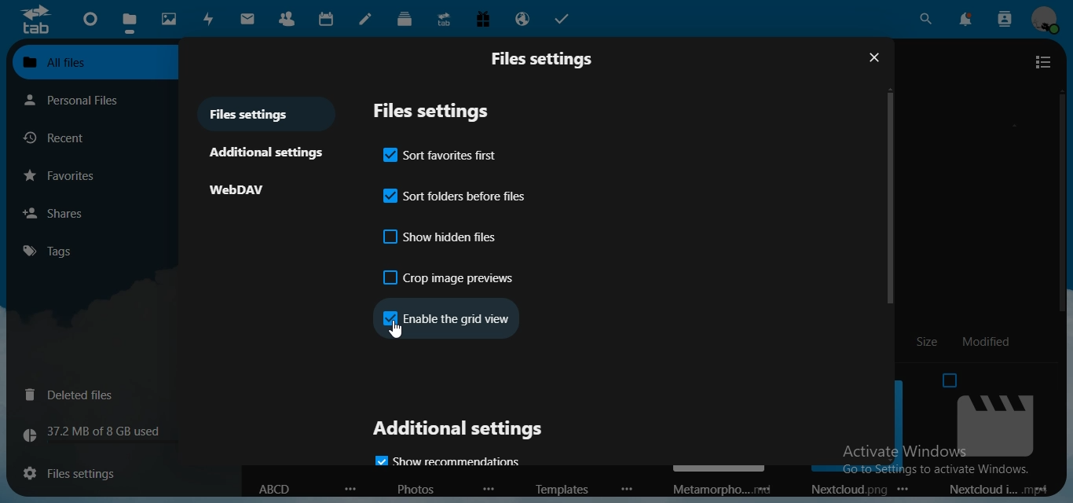 The height and width of the screenshot is (503, 1073). I want to click on dashboard, so click(90, 23).